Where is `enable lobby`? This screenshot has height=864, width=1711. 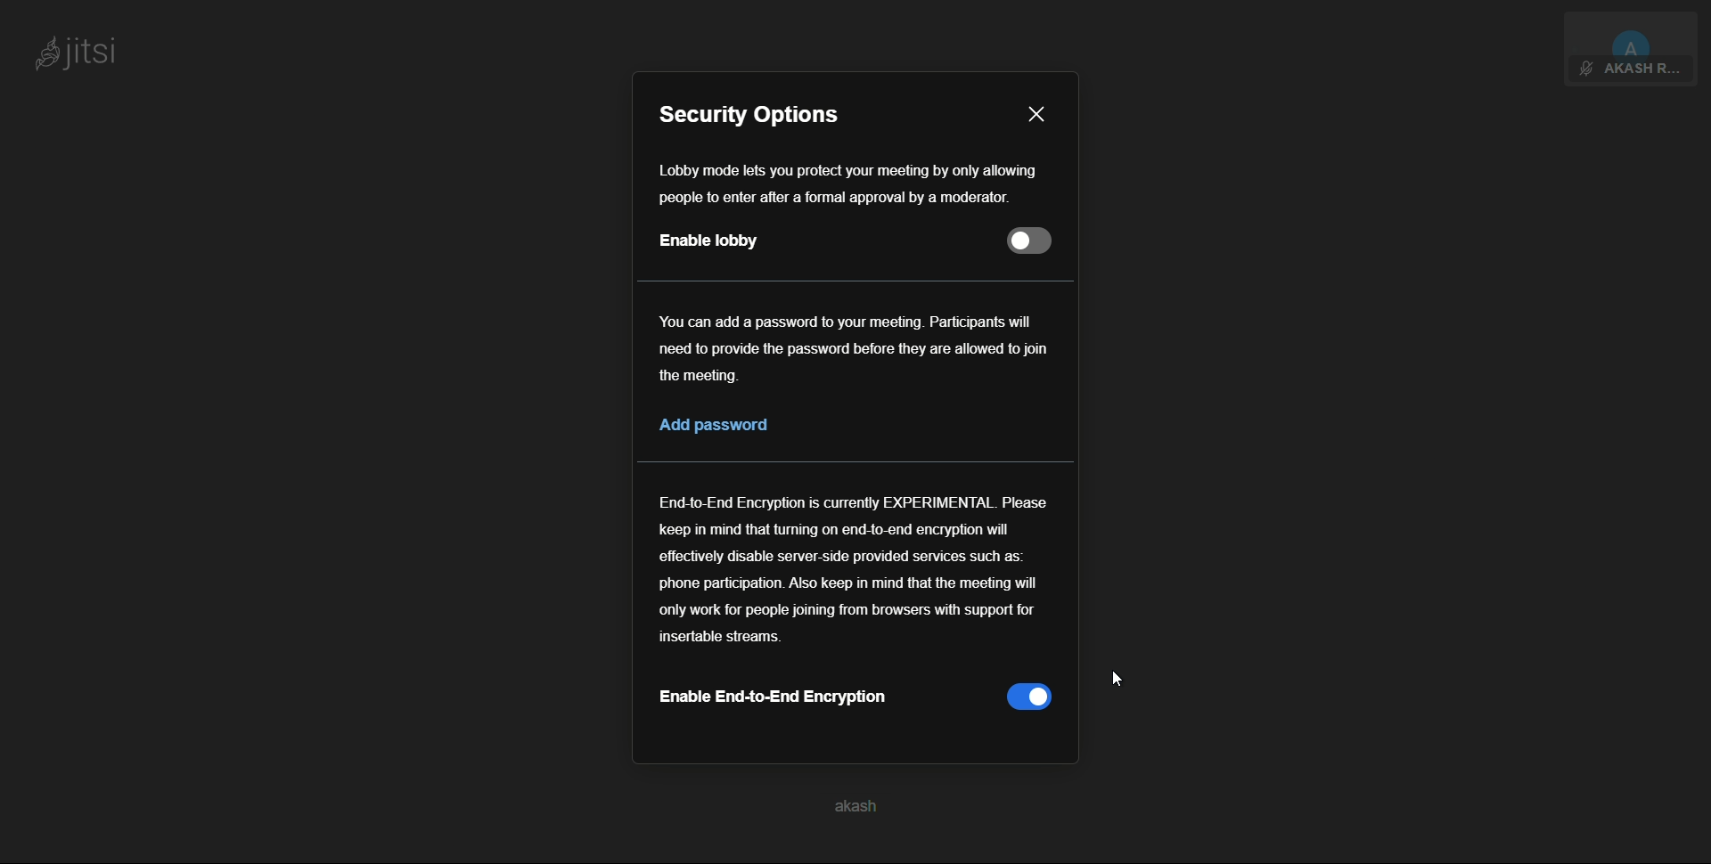
enable lobby is located at coordinates (709, 241).